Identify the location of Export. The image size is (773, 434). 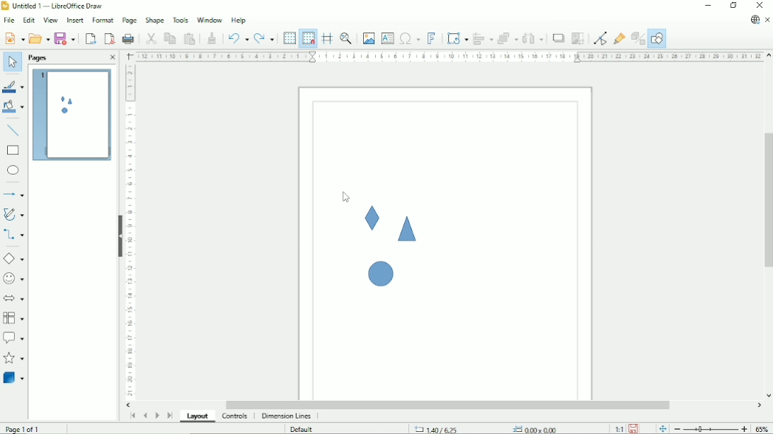
(90, 38).